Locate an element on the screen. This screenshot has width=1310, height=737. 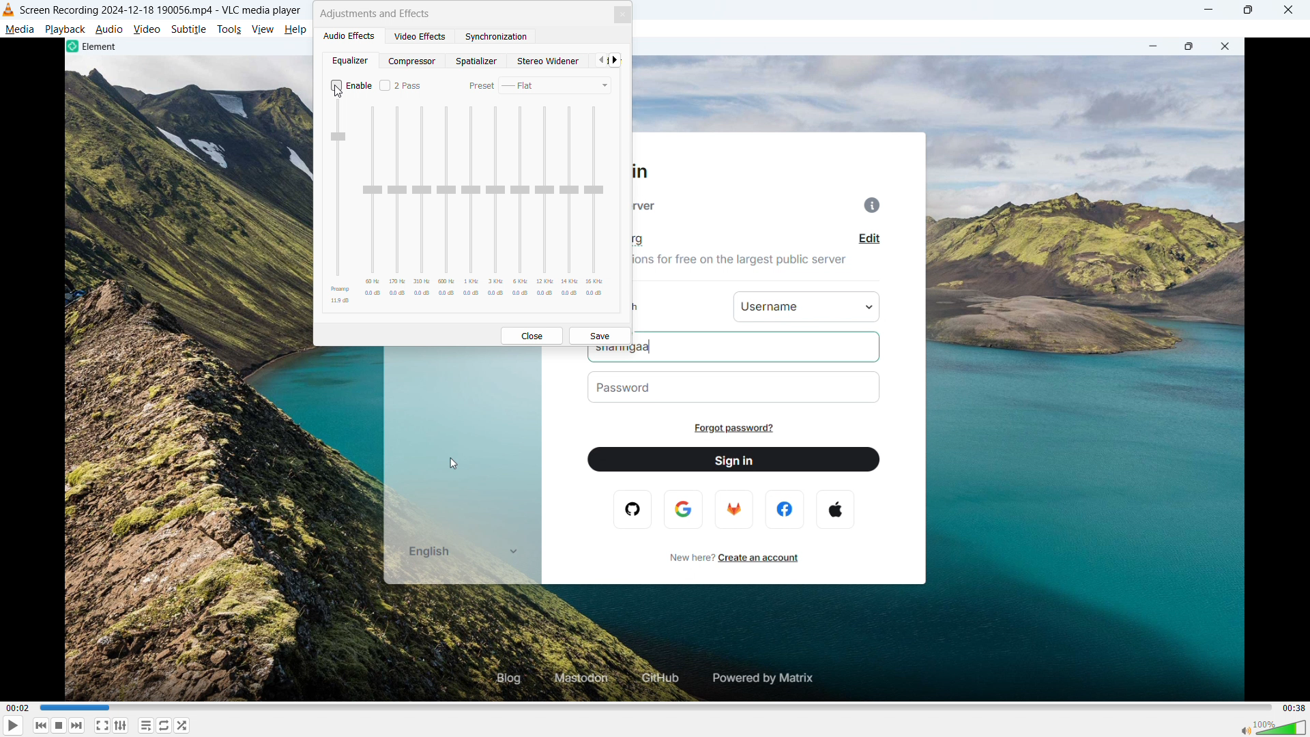
next tab  is located at coordinates (615, 60).